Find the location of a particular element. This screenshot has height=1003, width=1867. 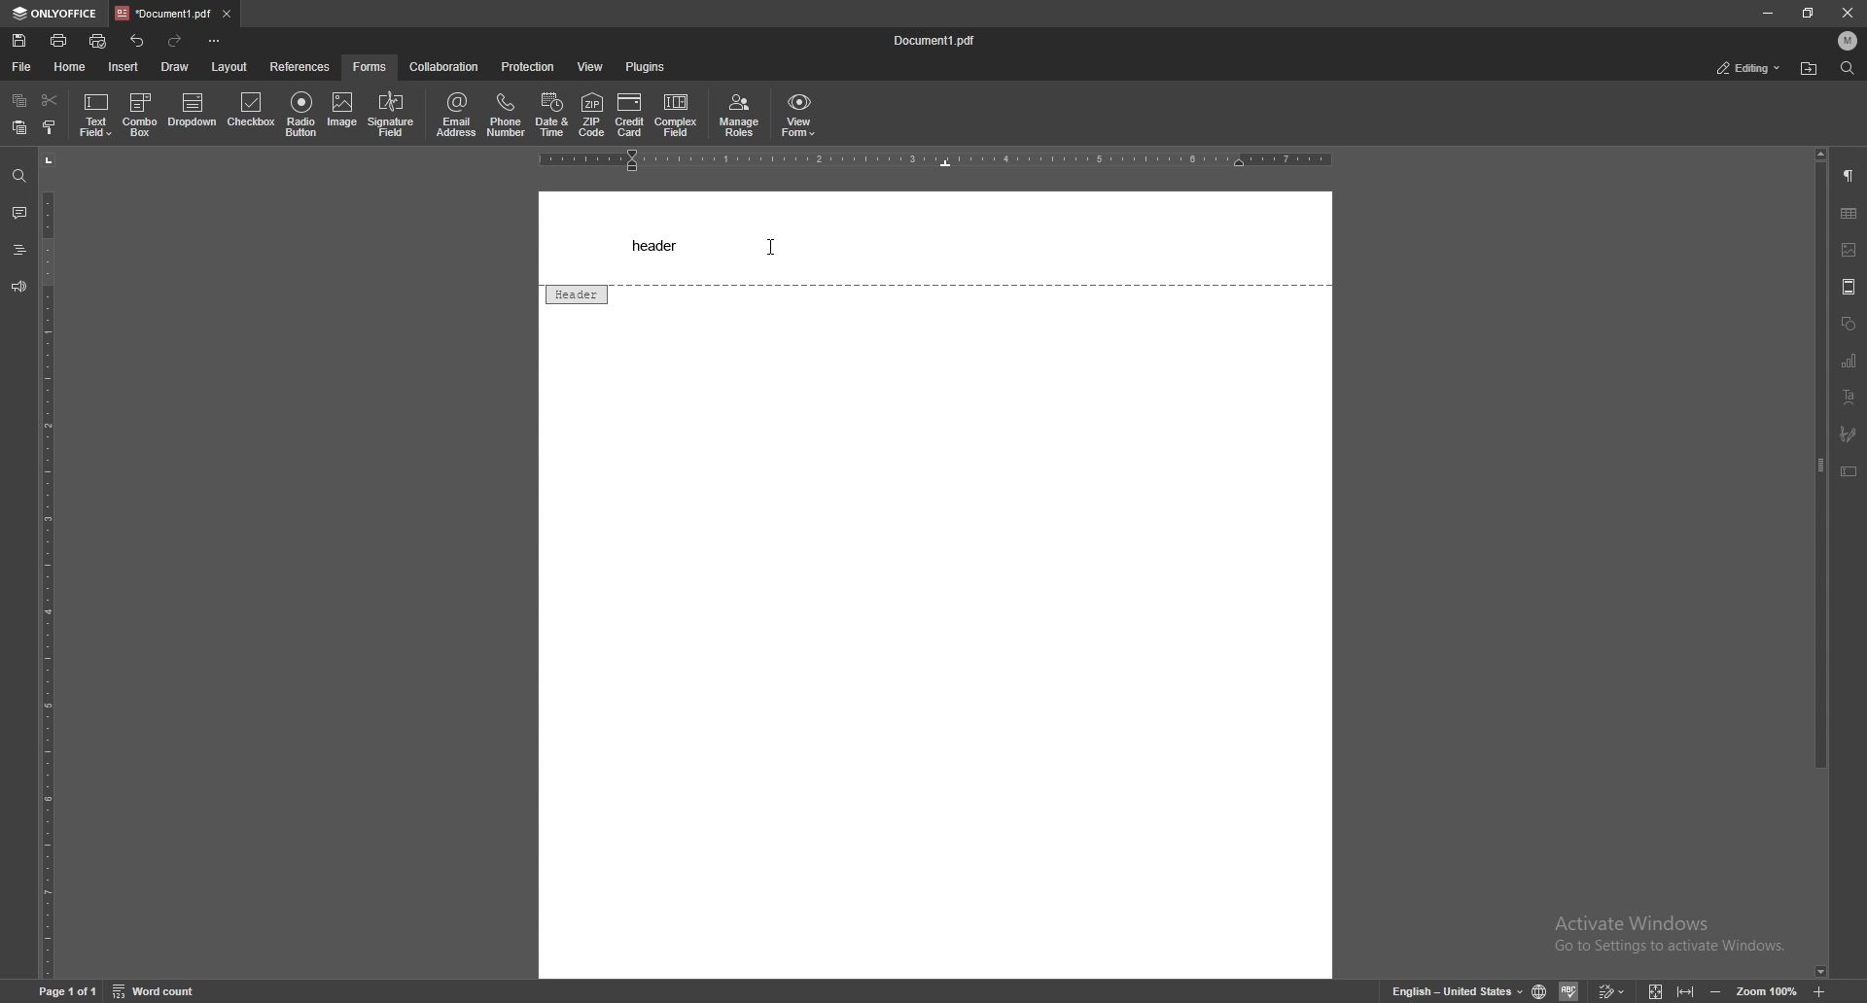

configure toolbar is located at coordinates (215, 40).